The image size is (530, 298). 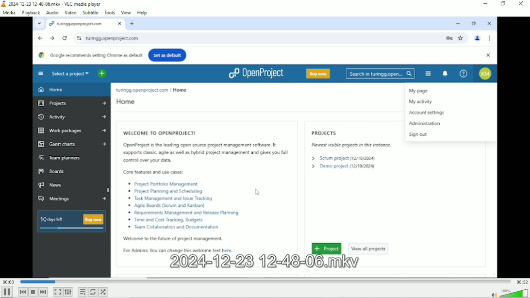 What do you see at coordinates (93, 292) in the screenshot?
I see `Toggle between loop all, loop one and no loop` at bounding box center [93, 292].